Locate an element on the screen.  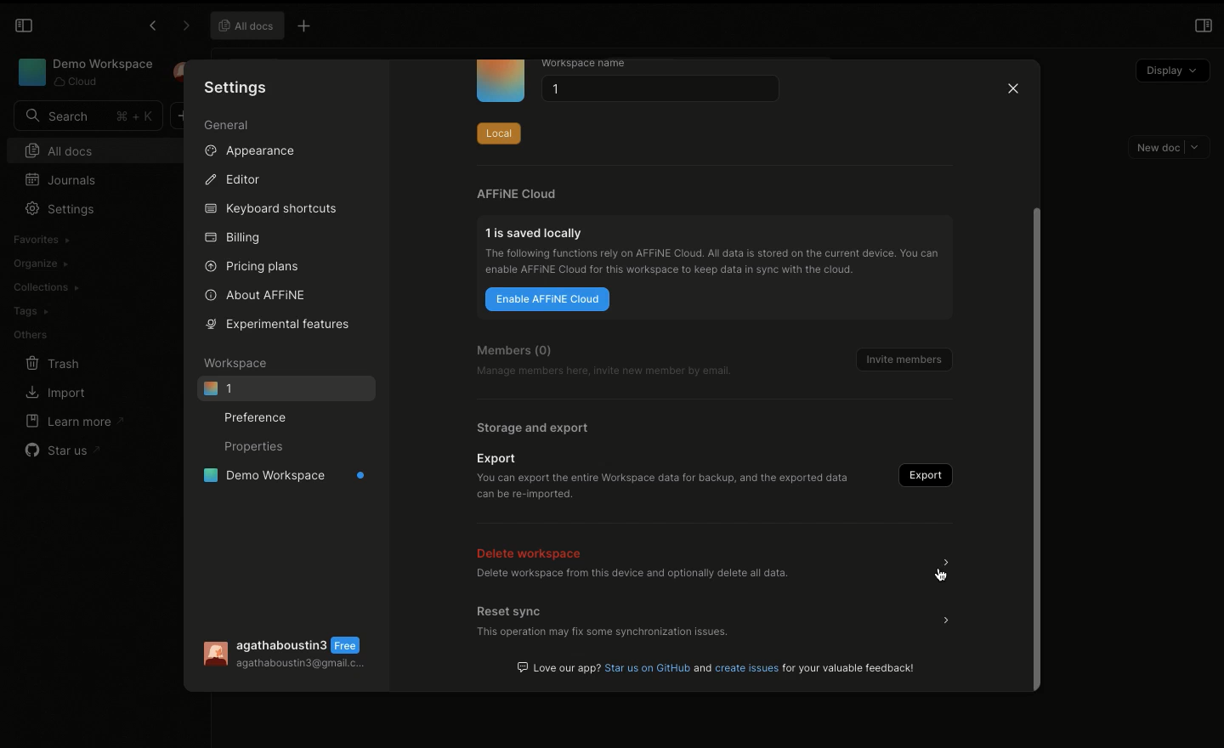
Mouse Cursor is located at coordinates (942, 574).